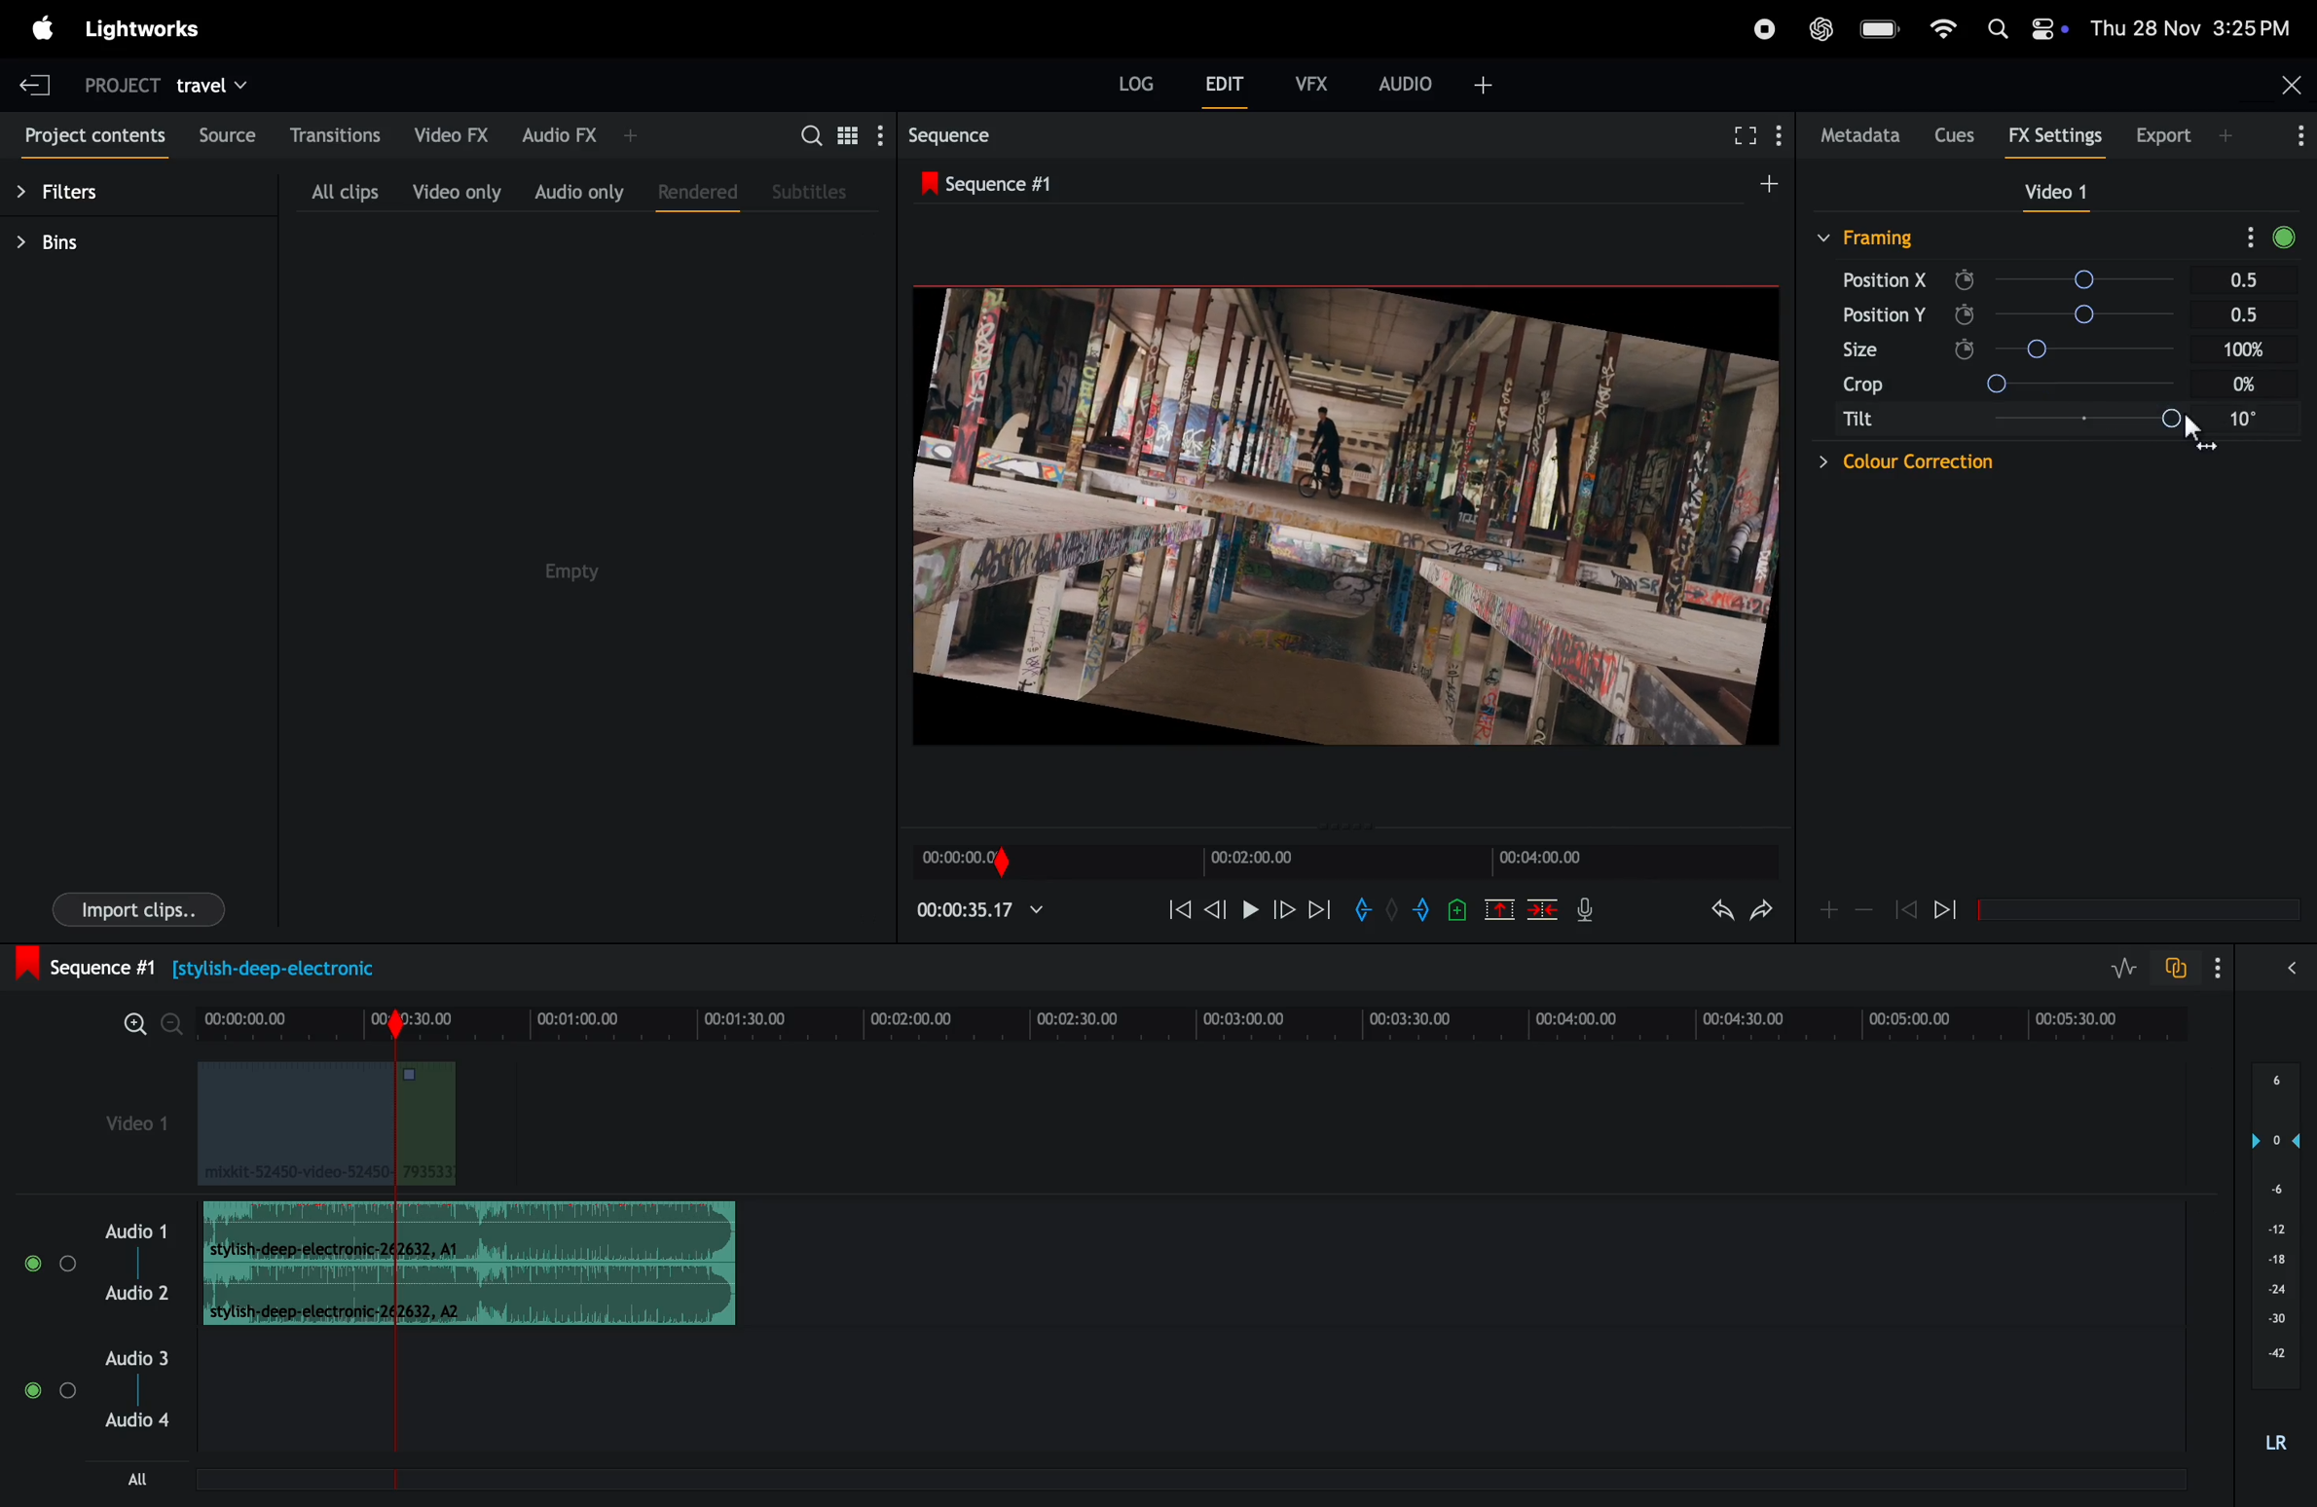 Image resolution: width=2317 pixels, height=1507 pixels. What do you see at coordinates (1766, 910) in the screenshot?
I see `redo` at bounding box center [1766, 910].